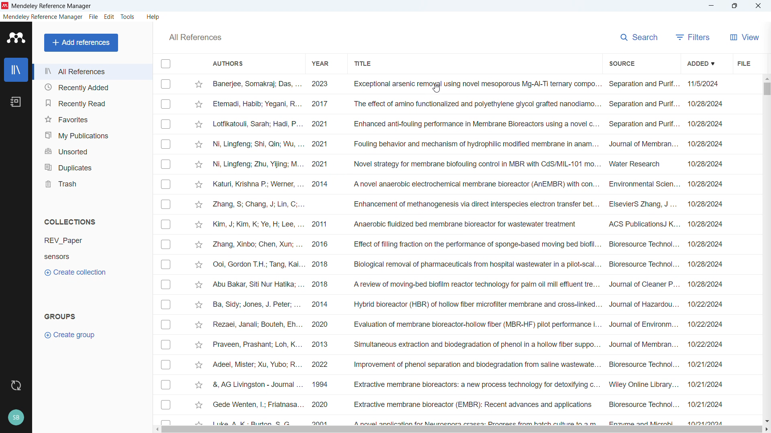  I want to click on click to select individual entry, so click(167, 306).